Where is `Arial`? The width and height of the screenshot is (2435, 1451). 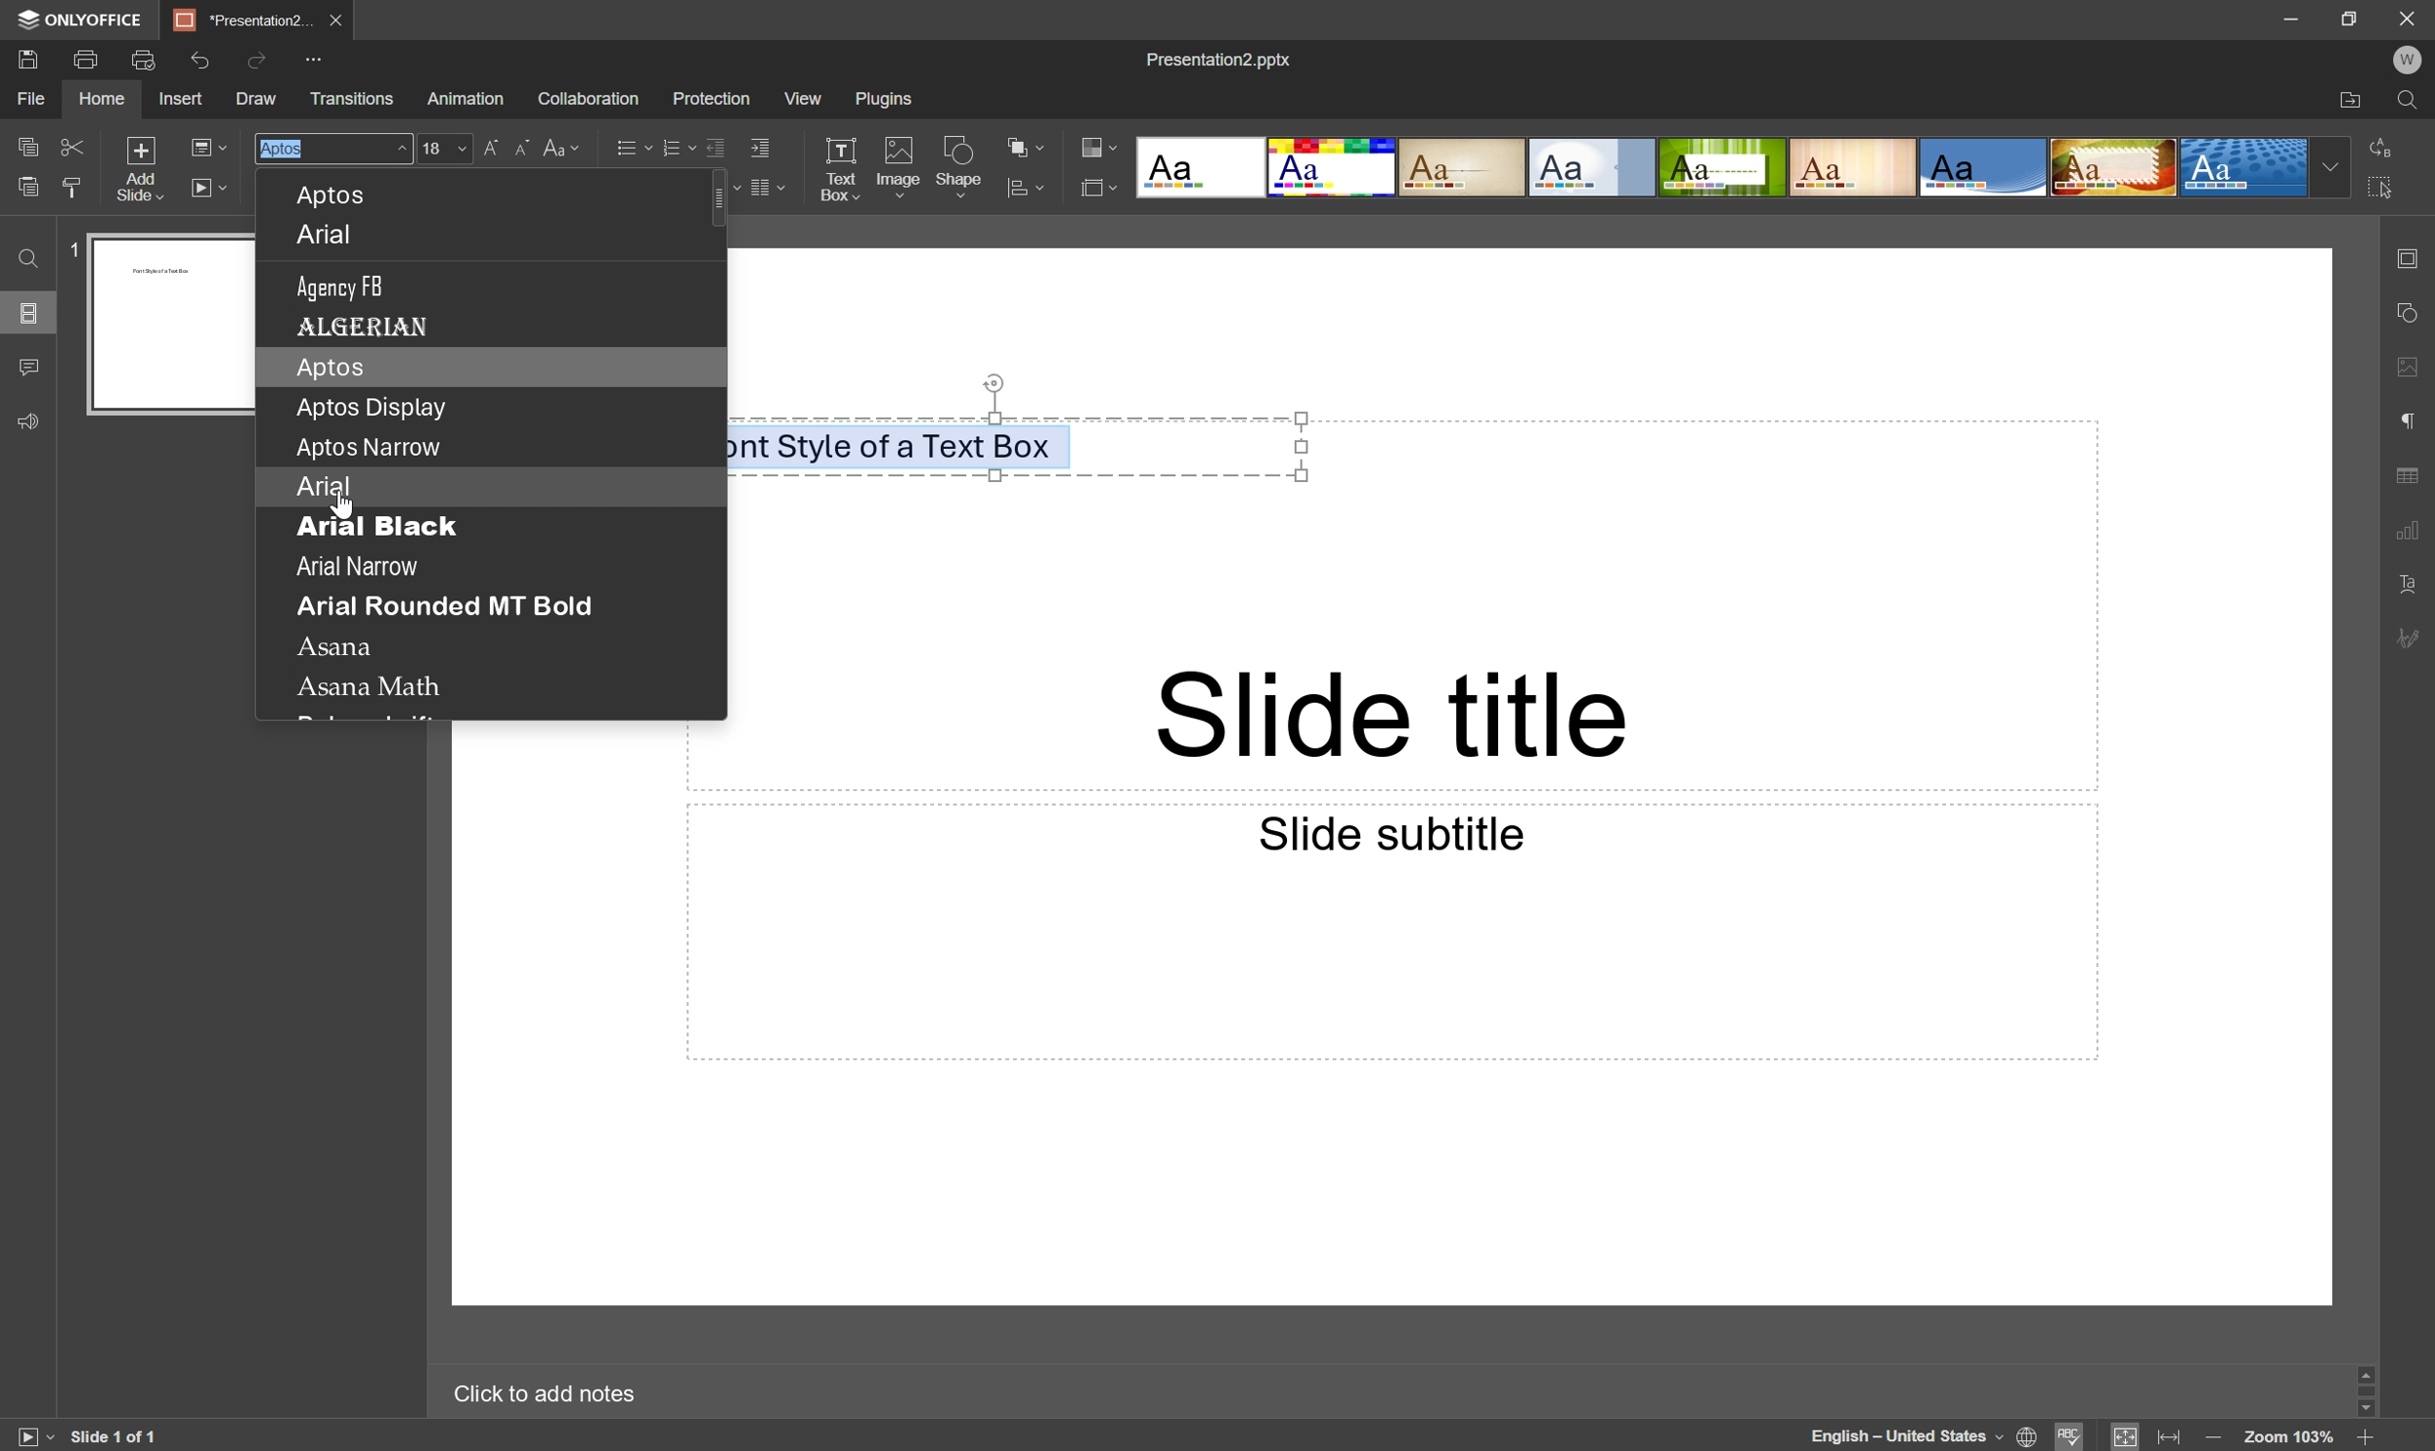
Arial is located at coordinates (322, 486).